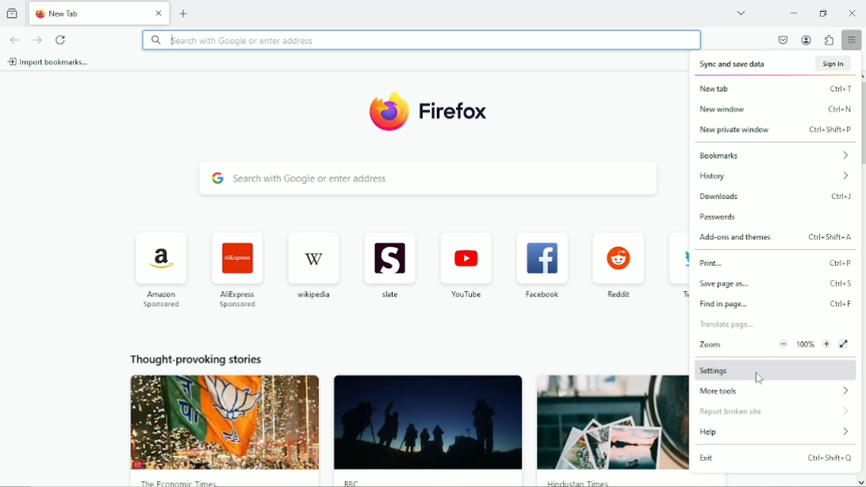 This screenshot has width=866, height=487. What do you see at coordinates (388, 112) in the screenshot?
I see `logo` at bounding box center [388, 112].